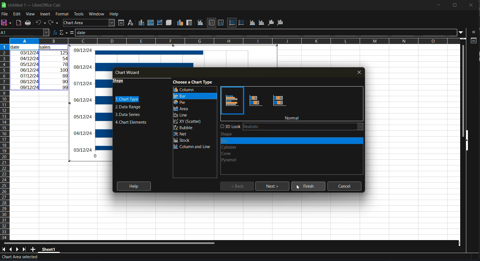 This screenshot has height=261, width=480. Describe the element at coordinates (141, 23) in the screenshot. I see `chart type` at that location.